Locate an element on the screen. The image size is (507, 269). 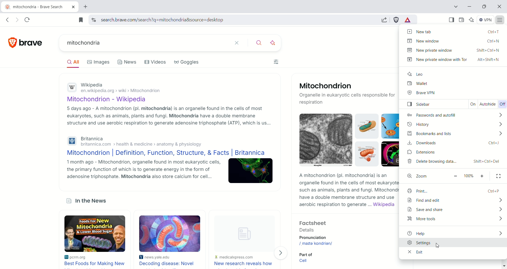
reload is located at coordinates (27, 20).